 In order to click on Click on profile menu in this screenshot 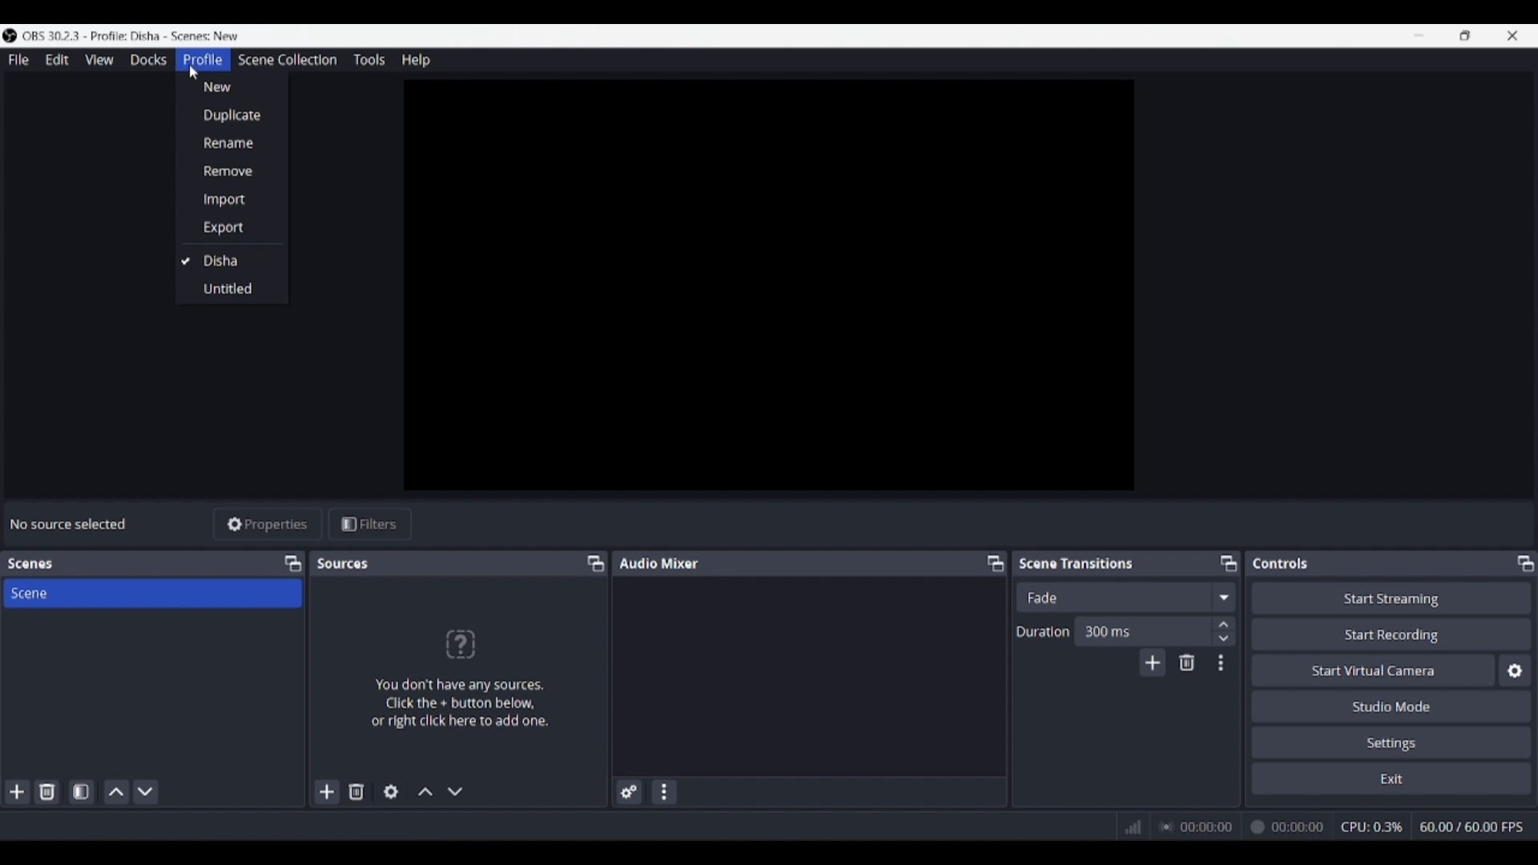, I will do `click(193, 72)`.